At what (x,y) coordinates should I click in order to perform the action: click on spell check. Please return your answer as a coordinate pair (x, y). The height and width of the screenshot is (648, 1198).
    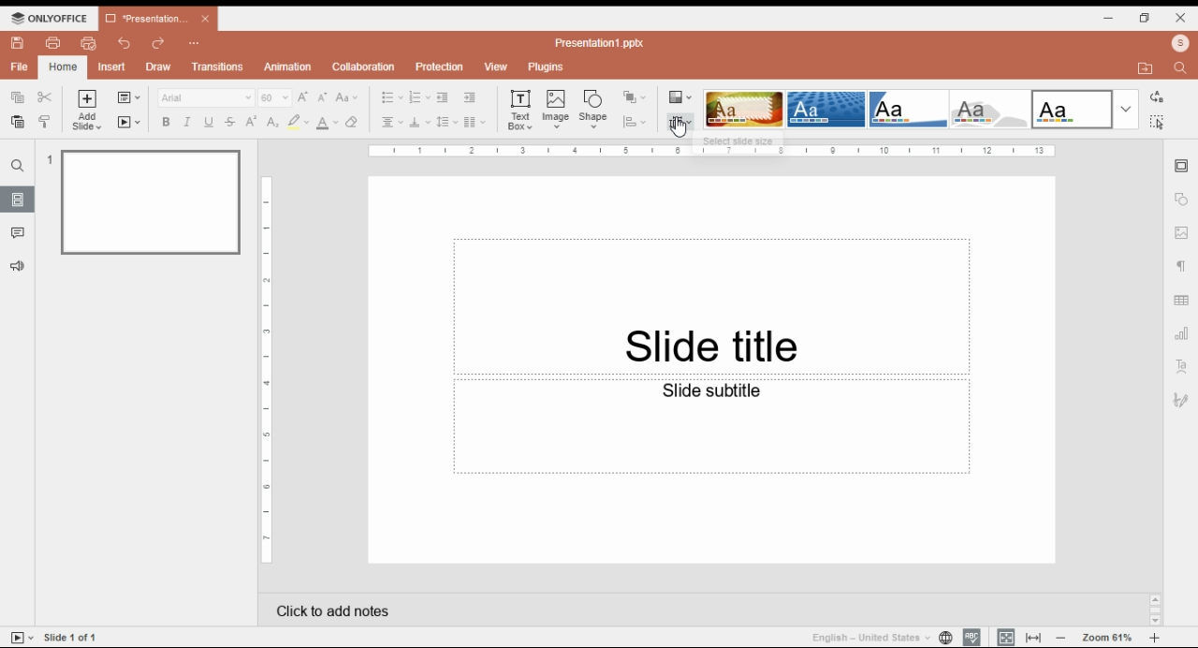
    Looking at the image, I should click on (972, 637).